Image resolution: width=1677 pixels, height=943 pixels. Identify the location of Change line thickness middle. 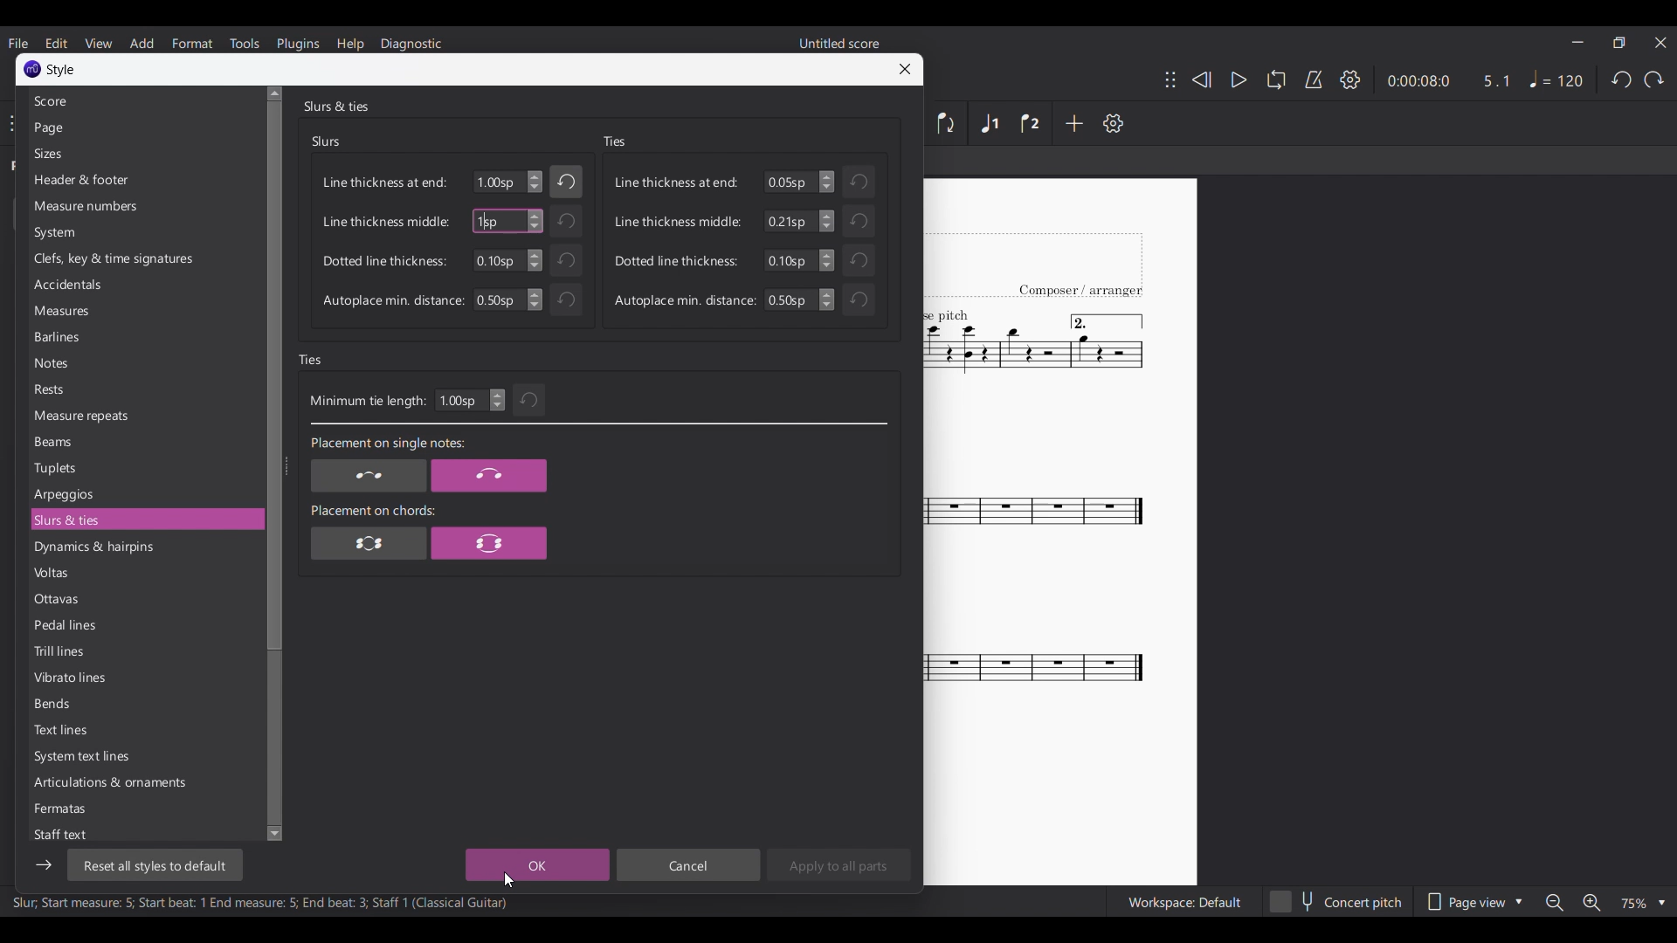
(826, 221).